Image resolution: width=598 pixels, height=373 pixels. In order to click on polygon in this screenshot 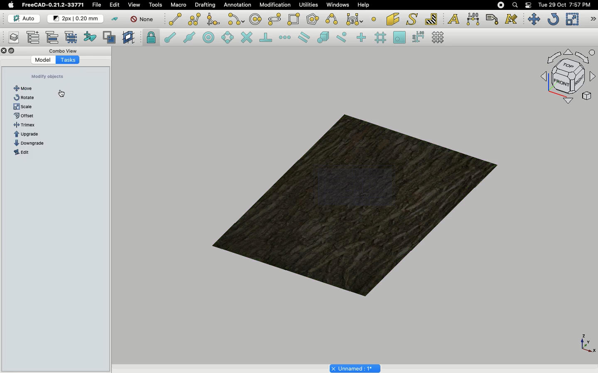, I will do `click(275, 19)`.